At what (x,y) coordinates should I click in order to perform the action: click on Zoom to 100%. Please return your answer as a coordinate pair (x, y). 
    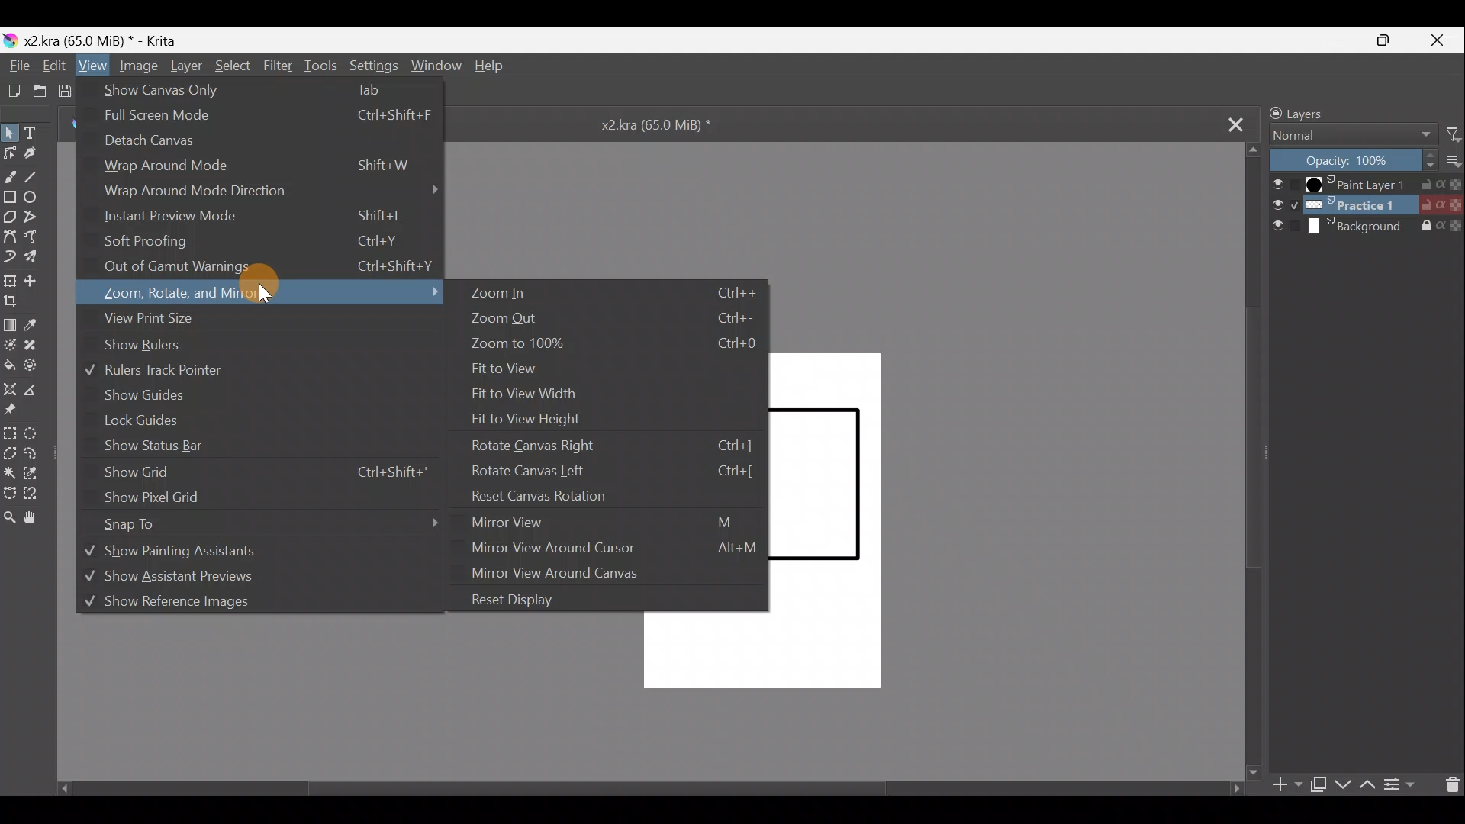
    Looking at the image, I should click on (608, 346).